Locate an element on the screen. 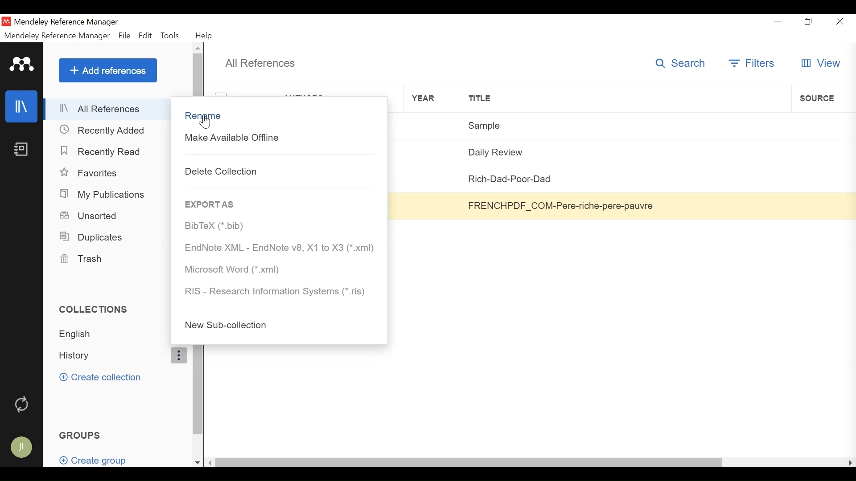 This screenshot has height=481, width=856. Notebook is located at coordinates (21, 150).